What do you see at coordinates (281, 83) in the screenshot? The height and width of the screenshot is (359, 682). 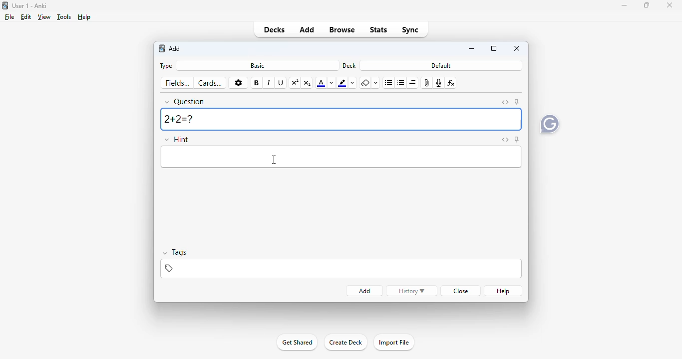 I see `underline` at bounding box center [281, 83].